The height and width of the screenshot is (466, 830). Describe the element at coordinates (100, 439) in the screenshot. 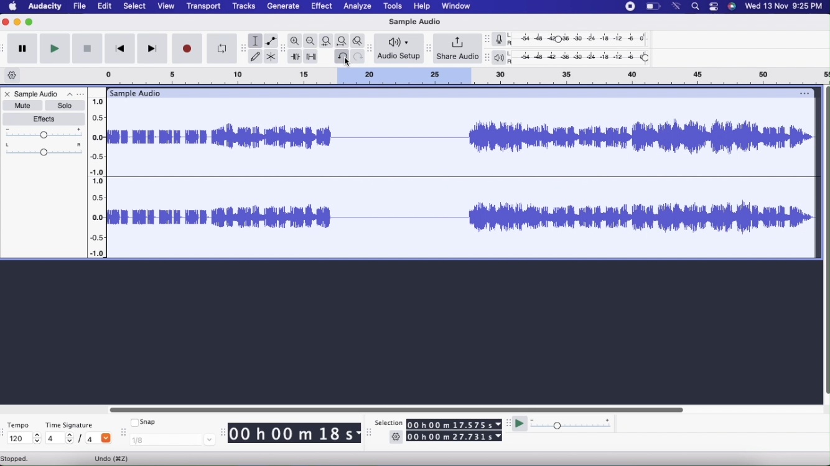

I see `4` at that location.